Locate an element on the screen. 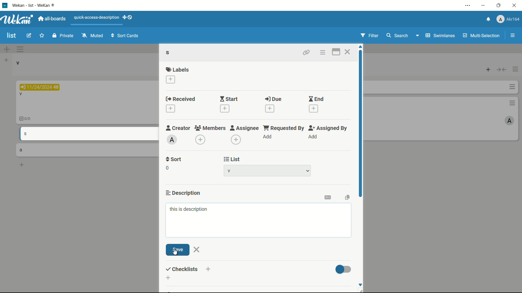  profile is located at coordinates (509, 19).